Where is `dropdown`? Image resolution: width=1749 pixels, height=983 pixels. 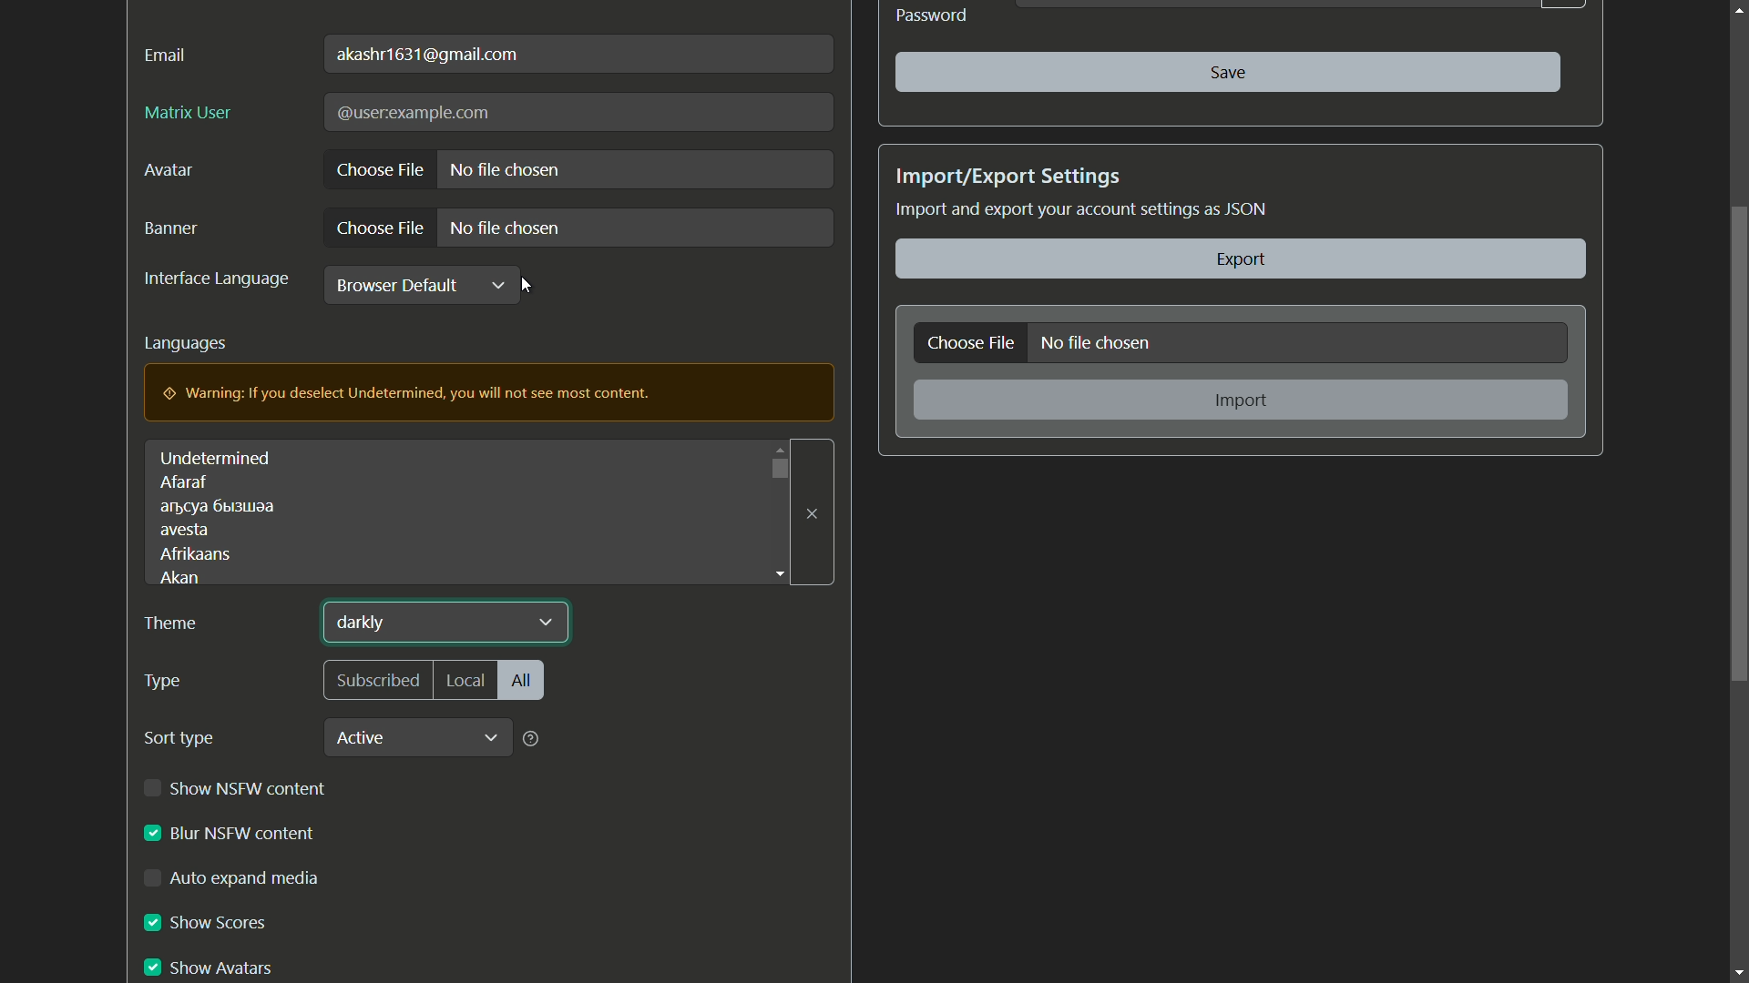
dropdown is located at coordinates (490, 739).